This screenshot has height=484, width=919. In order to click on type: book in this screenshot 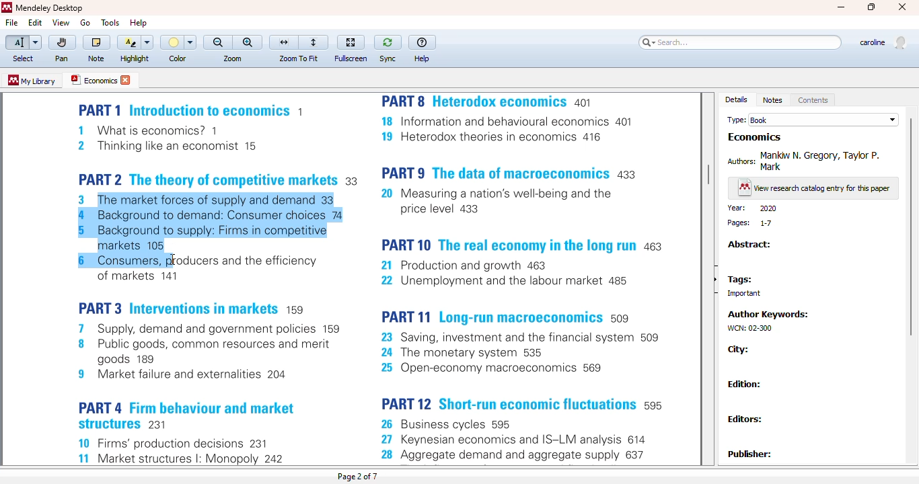, I will do `click(813, 120)`.